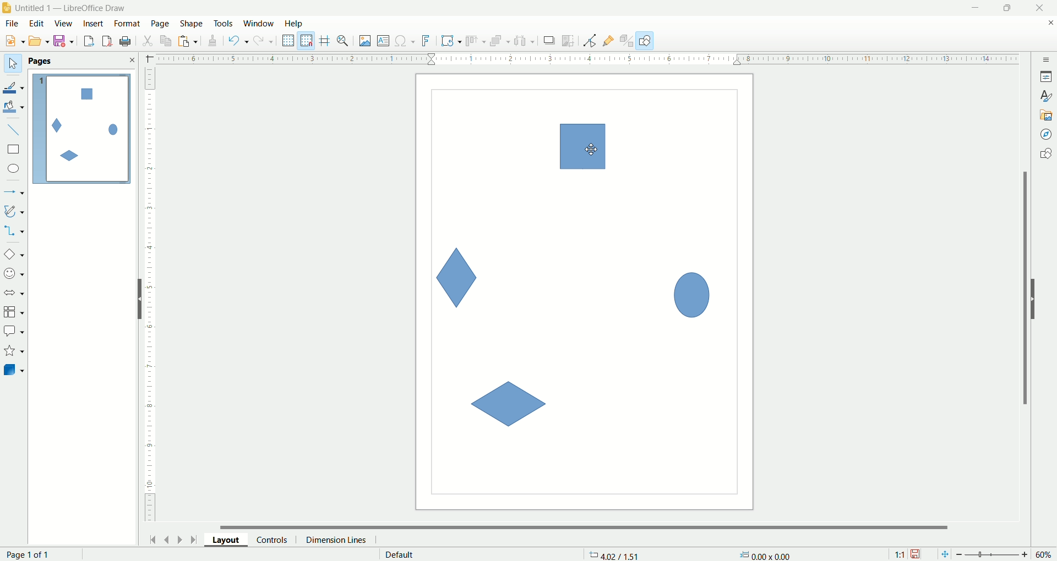  What do you see at coordinates (36, 554) in the screenshot?
I see `page number` at bounding box center [36, 554].